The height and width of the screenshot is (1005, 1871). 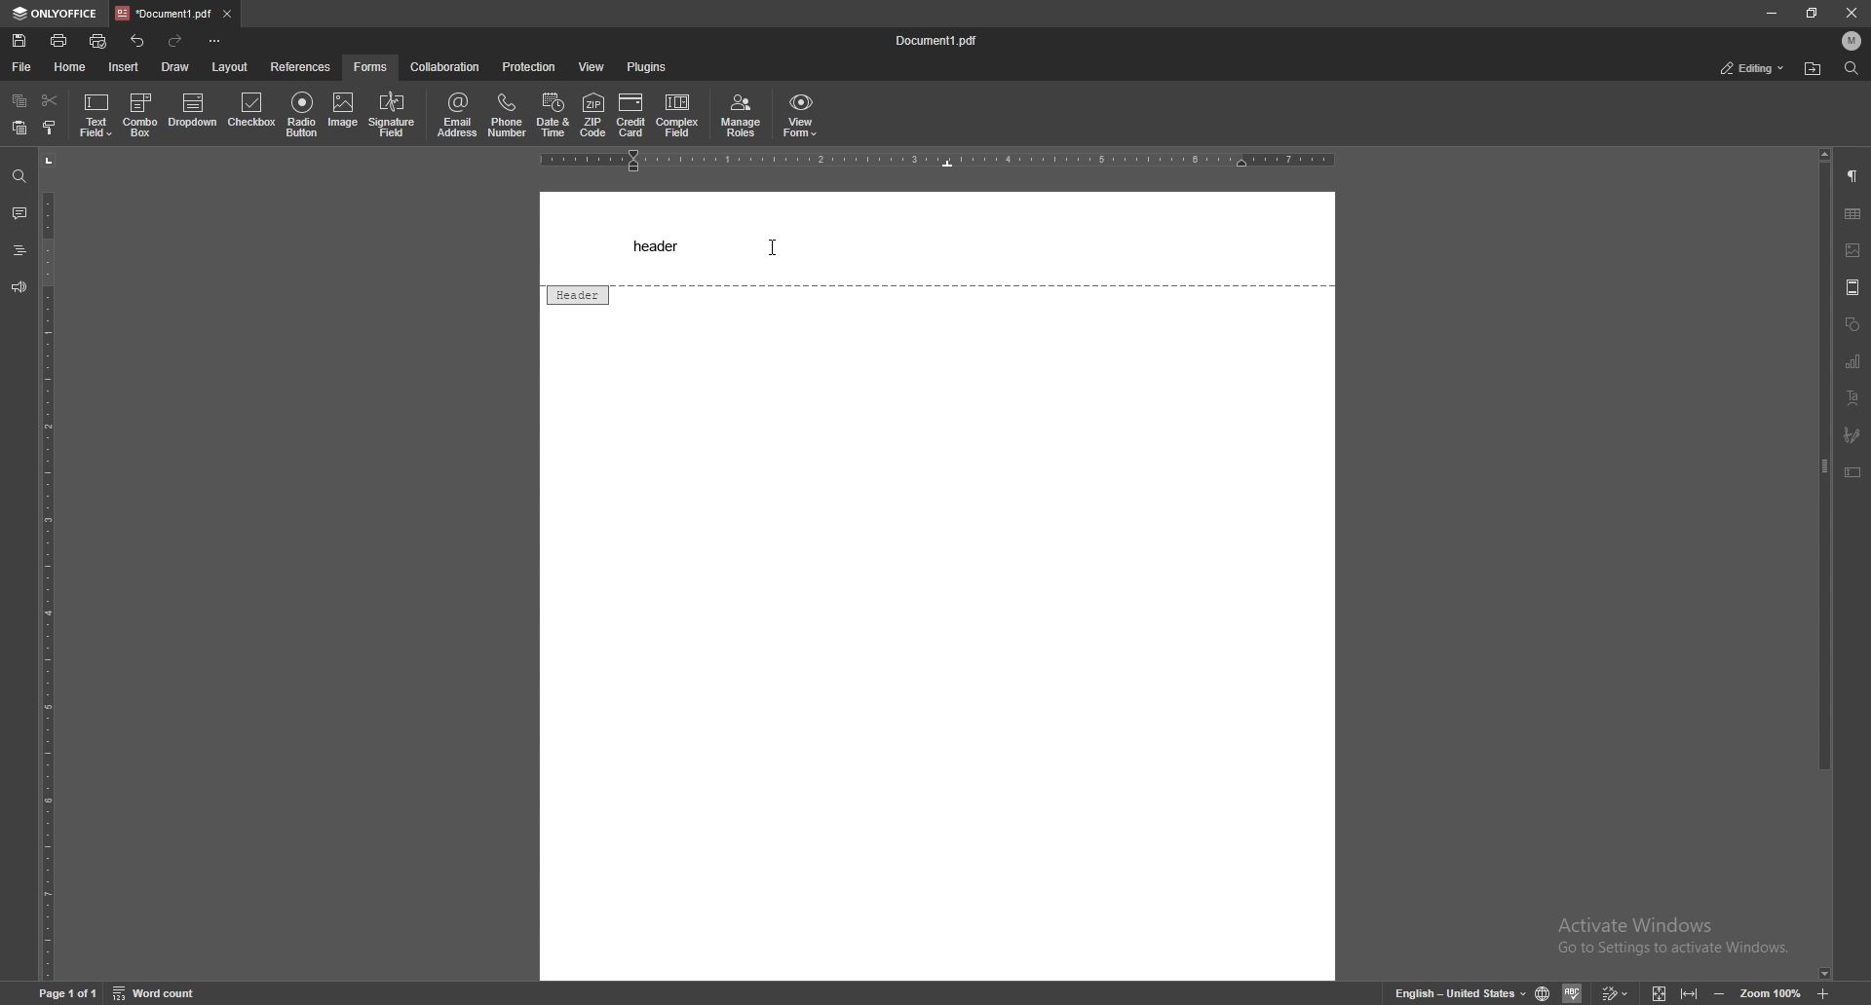 I want to click on status, so click(x=1754, y=69).